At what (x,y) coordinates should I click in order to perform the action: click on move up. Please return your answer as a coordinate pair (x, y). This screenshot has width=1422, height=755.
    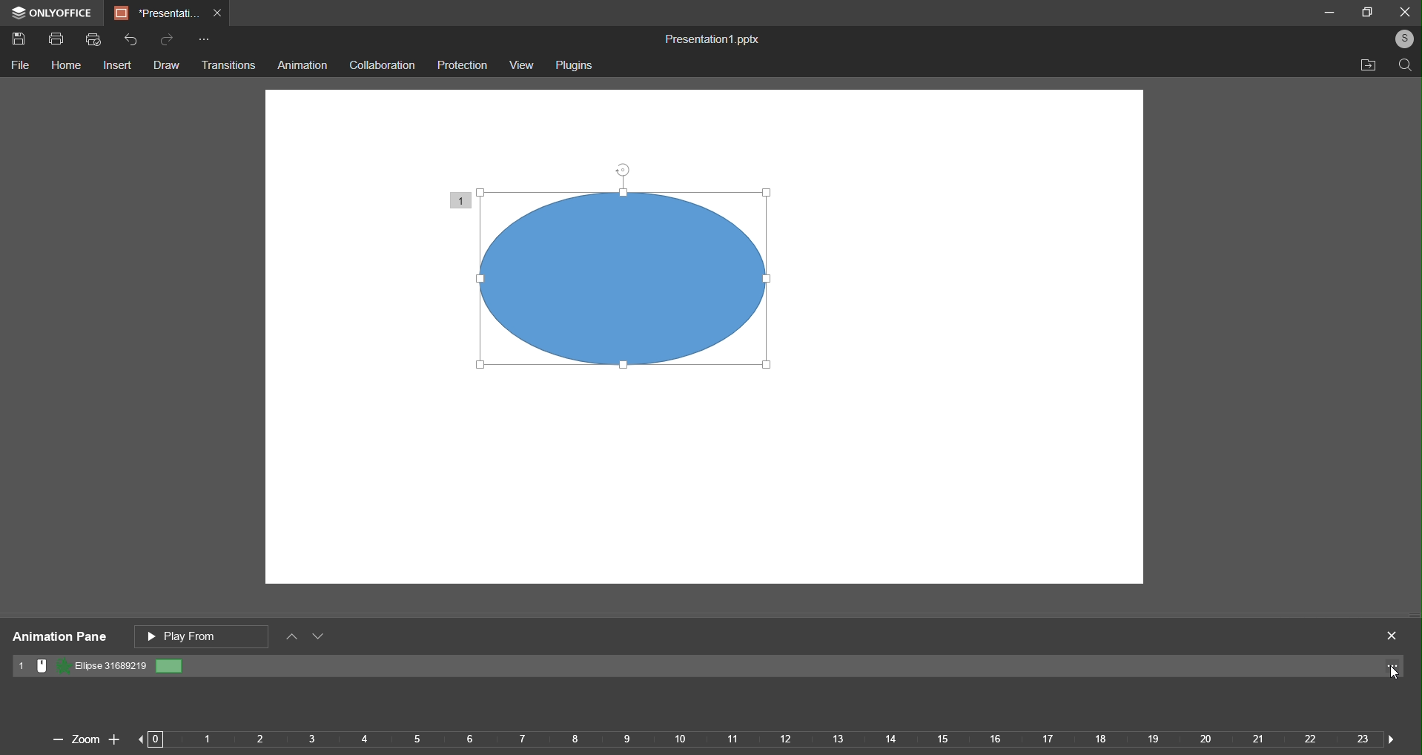
    Looking at the image, I should click on (293, 637).